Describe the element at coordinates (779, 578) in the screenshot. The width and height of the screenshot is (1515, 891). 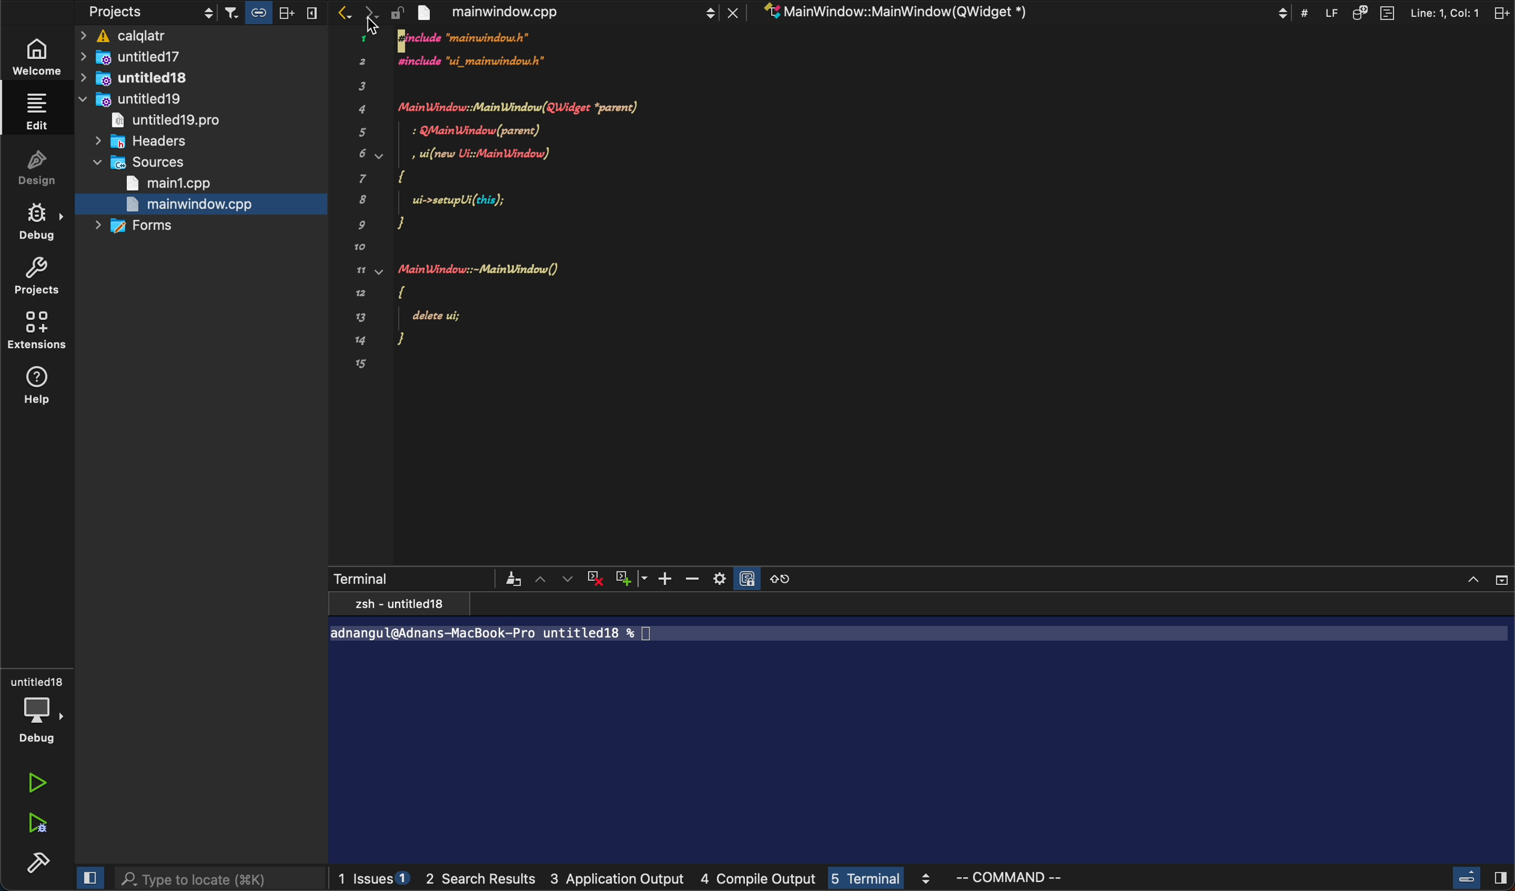
I see `open in new terminal` at that location.